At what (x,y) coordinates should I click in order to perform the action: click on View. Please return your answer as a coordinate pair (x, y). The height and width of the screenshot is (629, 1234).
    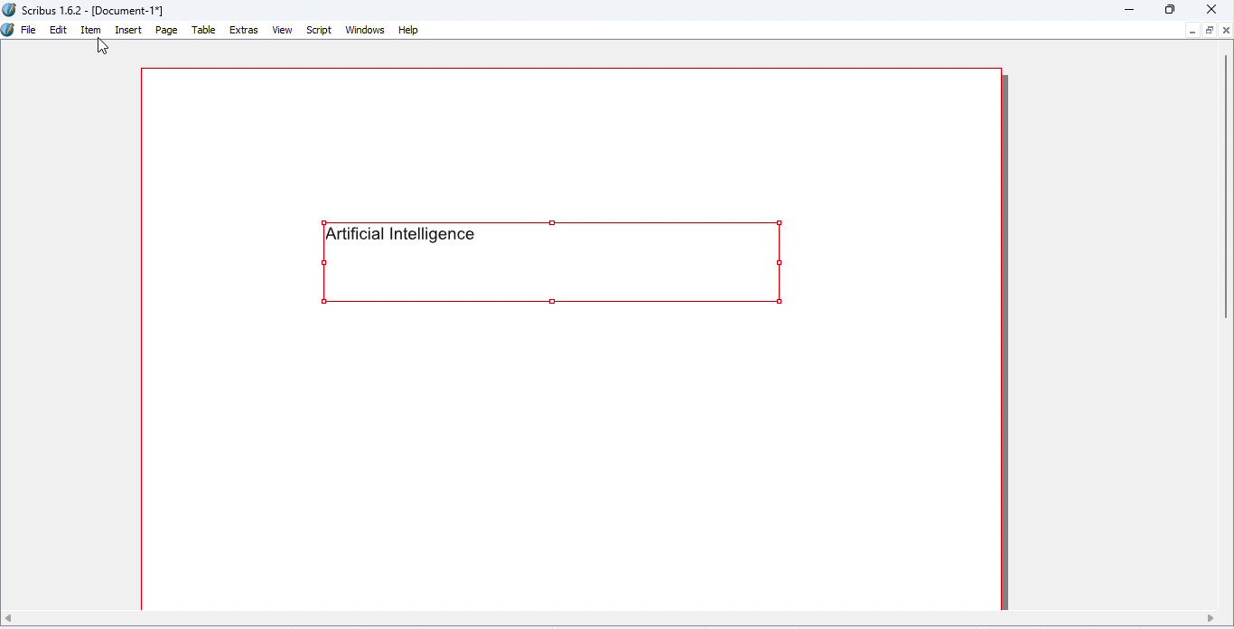
    Looking at the image, I should click on (285, 30).